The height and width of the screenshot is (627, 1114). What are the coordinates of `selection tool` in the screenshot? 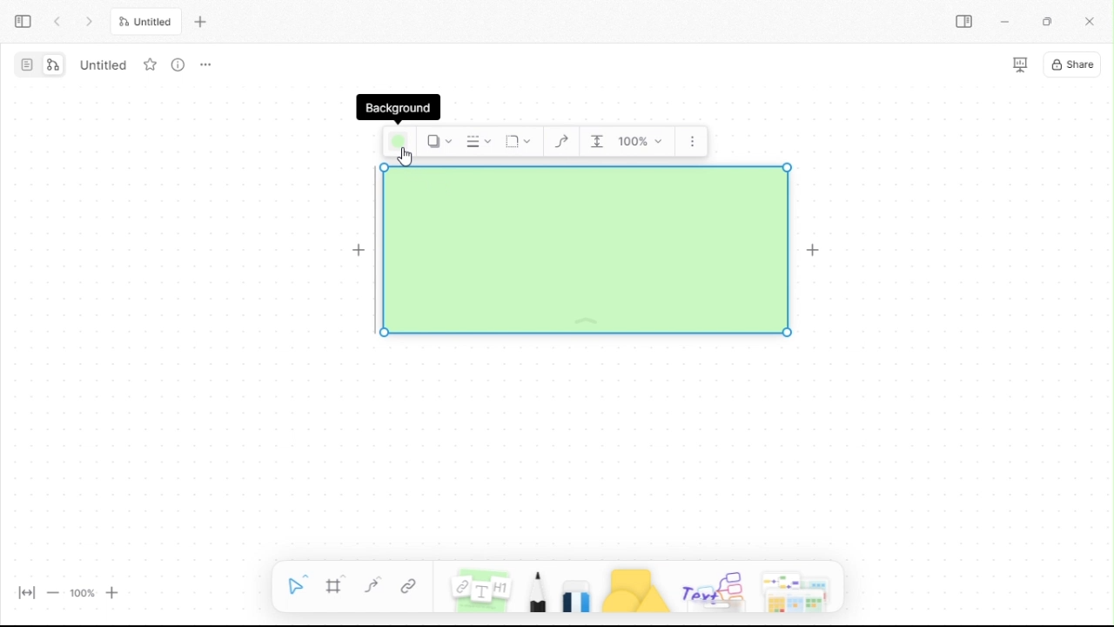 It's located at (295, 588).